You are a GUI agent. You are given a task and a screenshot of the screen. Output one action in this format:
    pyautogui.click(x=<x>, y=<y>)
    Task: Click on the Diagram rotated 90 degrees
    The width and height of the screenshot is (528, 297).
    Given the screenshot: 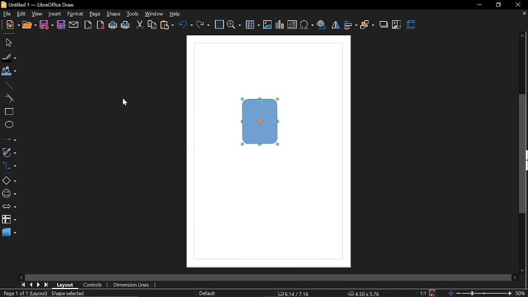 What is the action you would take?
    pyautogui.click(x=261, y=122)
    